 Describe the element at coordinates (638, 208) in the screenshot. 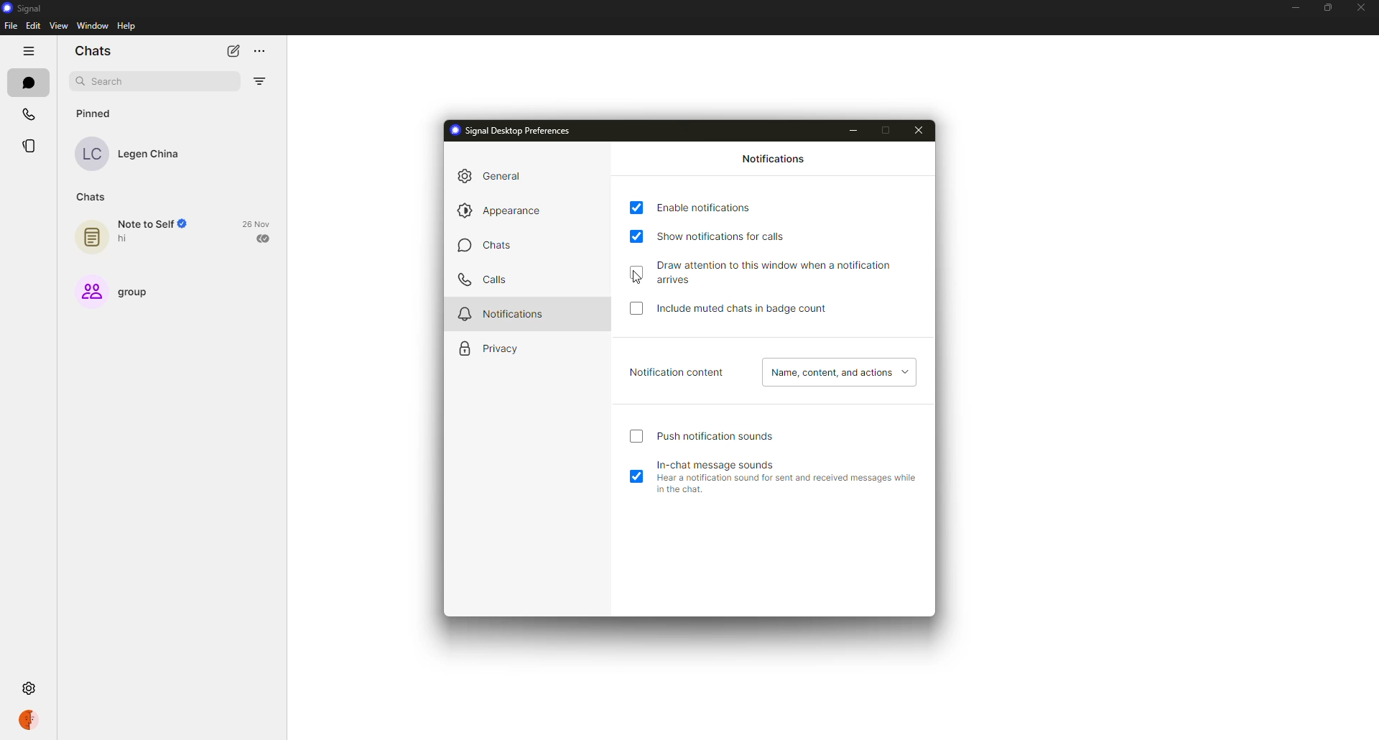

I see `enabled` at that location.